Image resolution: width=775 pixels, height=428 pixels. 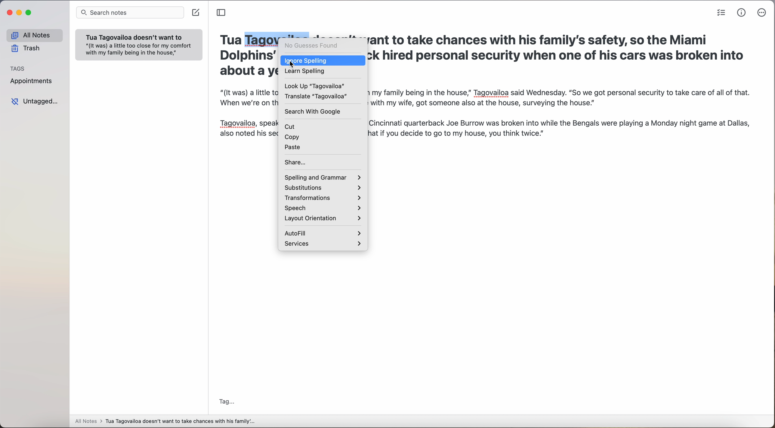 I want to click on Tua Tagov, so click(x=249, y=39).